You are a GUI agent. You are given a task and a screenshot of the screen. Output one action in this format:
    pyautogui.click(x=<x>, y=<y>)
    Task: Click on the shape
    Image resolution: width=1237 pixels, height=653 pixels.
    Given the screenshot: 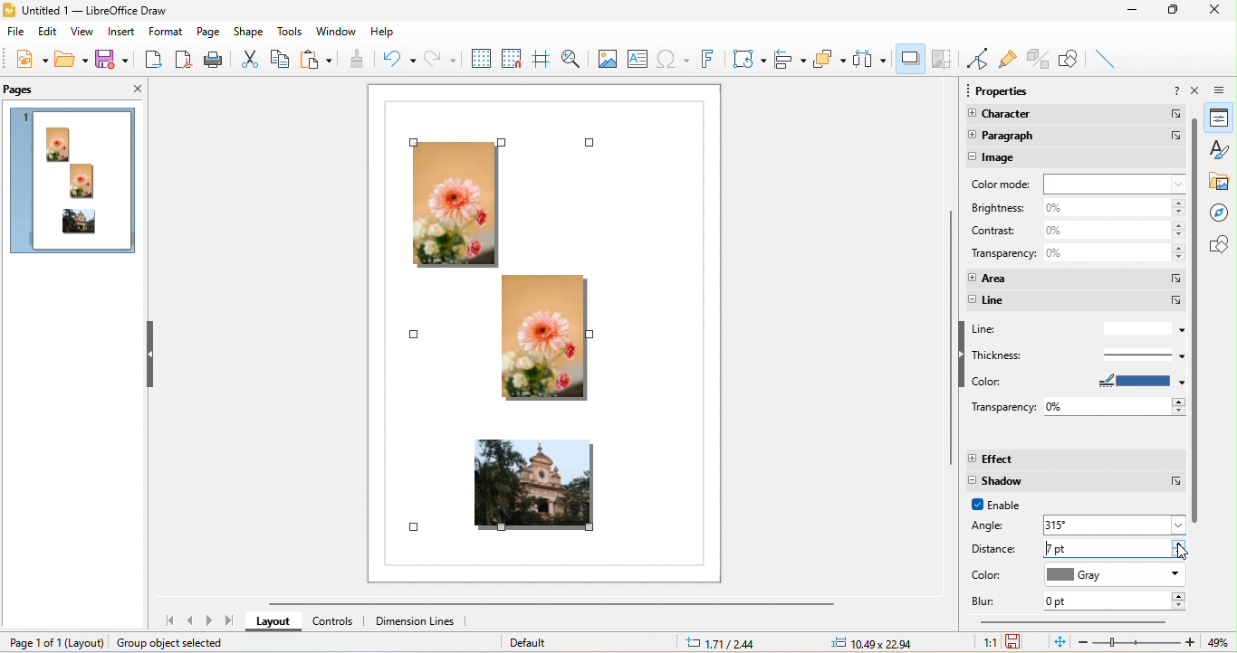 What is the action you would take?
    pyautogui.click(x=252, y=31)
    